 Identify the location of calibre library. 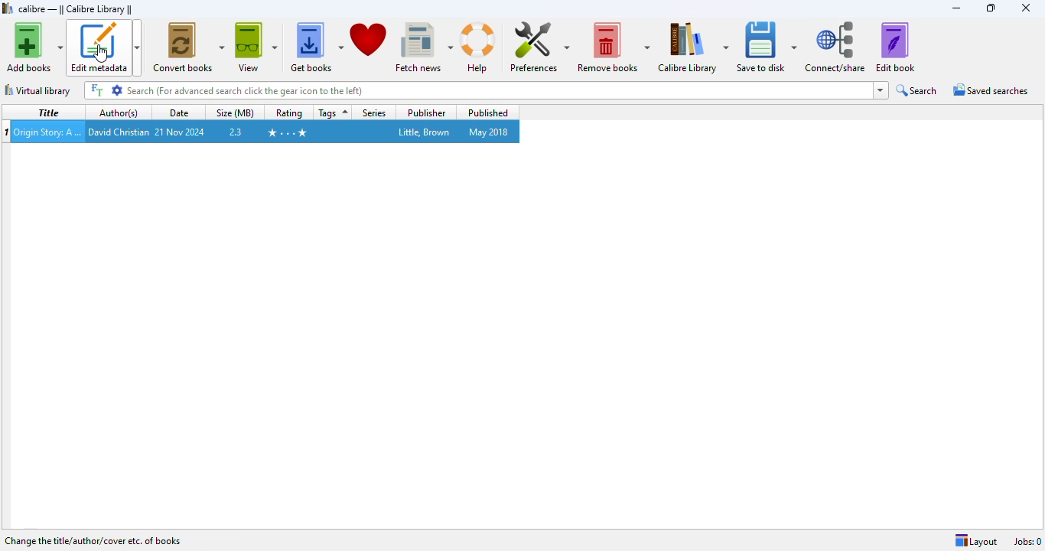
(692, 47).